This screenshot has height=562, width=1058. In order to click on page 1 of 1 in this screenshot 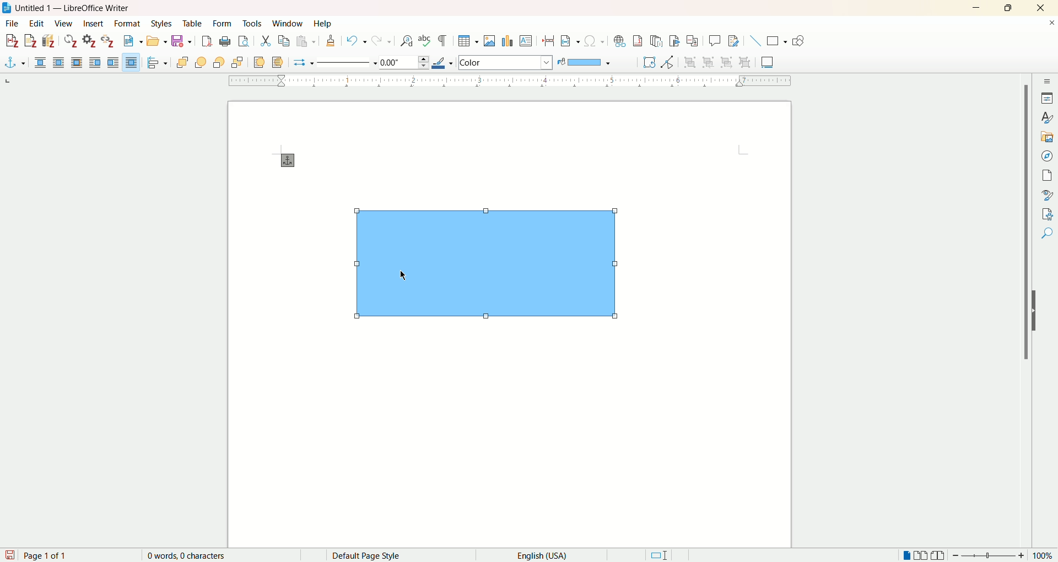, I will do `click(47, 555)`.